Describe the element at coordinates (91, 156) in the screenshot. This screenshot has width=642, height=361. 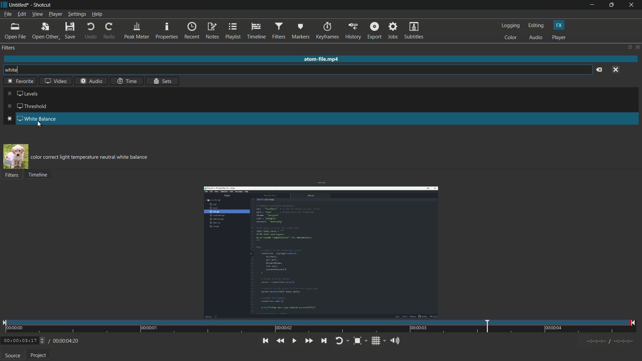
I see ` color correct light temperature neutral white balance` at that location.